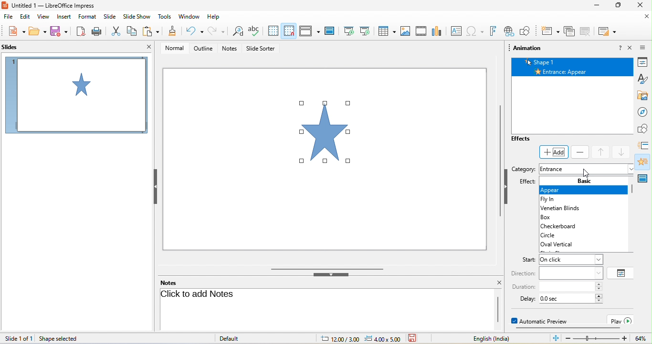 This screenshot has height=344, width=652. What do you see at coordinates (644, 176) in the screenshot?
I see `master slide` at bounding box center [644, 176].